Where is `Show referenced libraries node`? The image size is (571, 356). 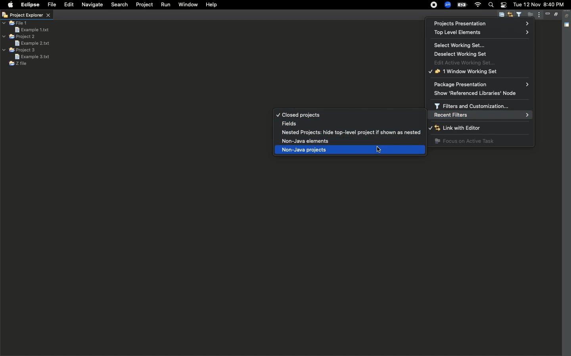 Show referenced libraries node is located at coordinates (480, 93).